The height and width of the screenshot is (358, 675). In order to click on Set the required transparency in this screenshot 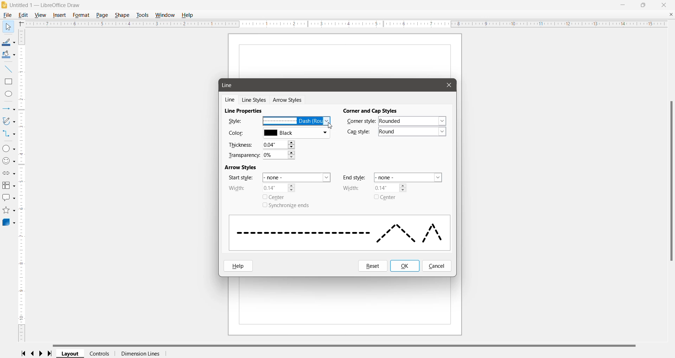, I will do `click(279, 155)`.